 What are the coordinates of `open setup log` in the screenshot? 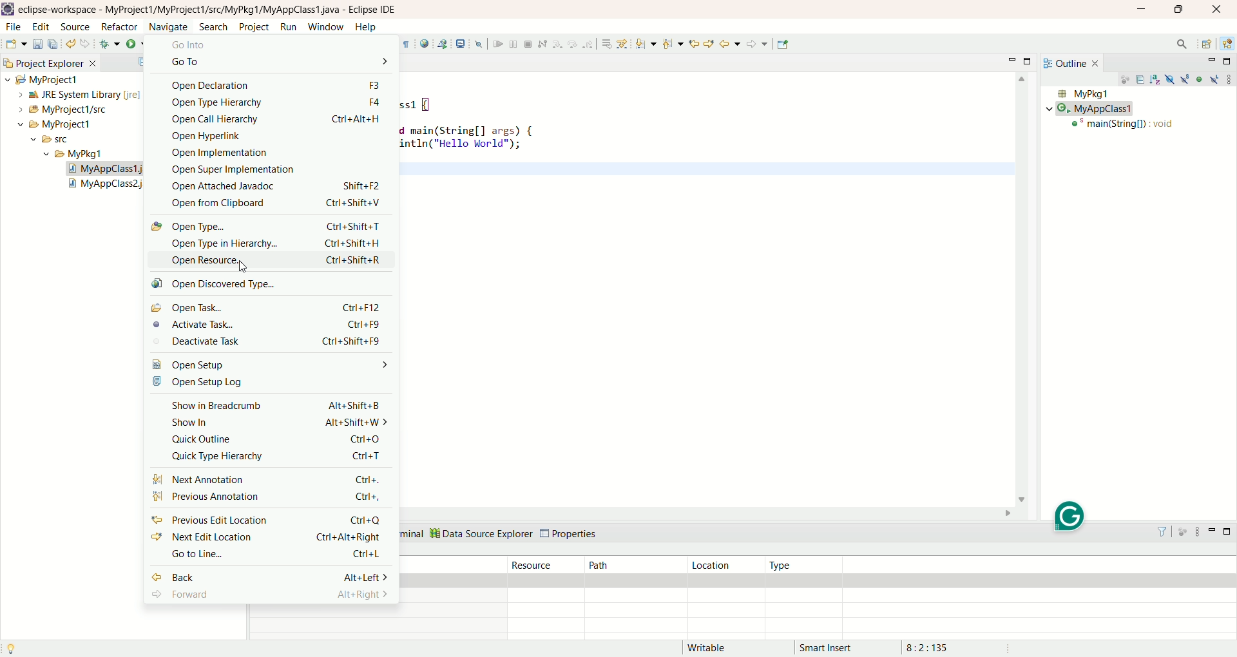 It's located at (271, 383).